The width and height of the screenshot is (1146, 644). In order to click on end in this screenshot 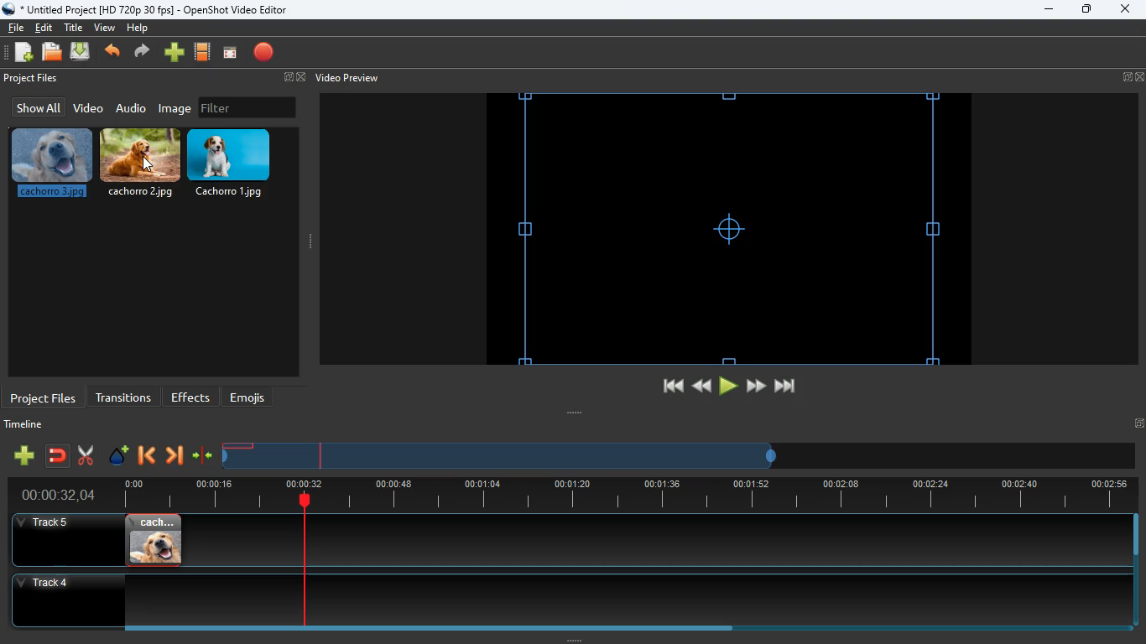, I will do `click(787, 389)`.